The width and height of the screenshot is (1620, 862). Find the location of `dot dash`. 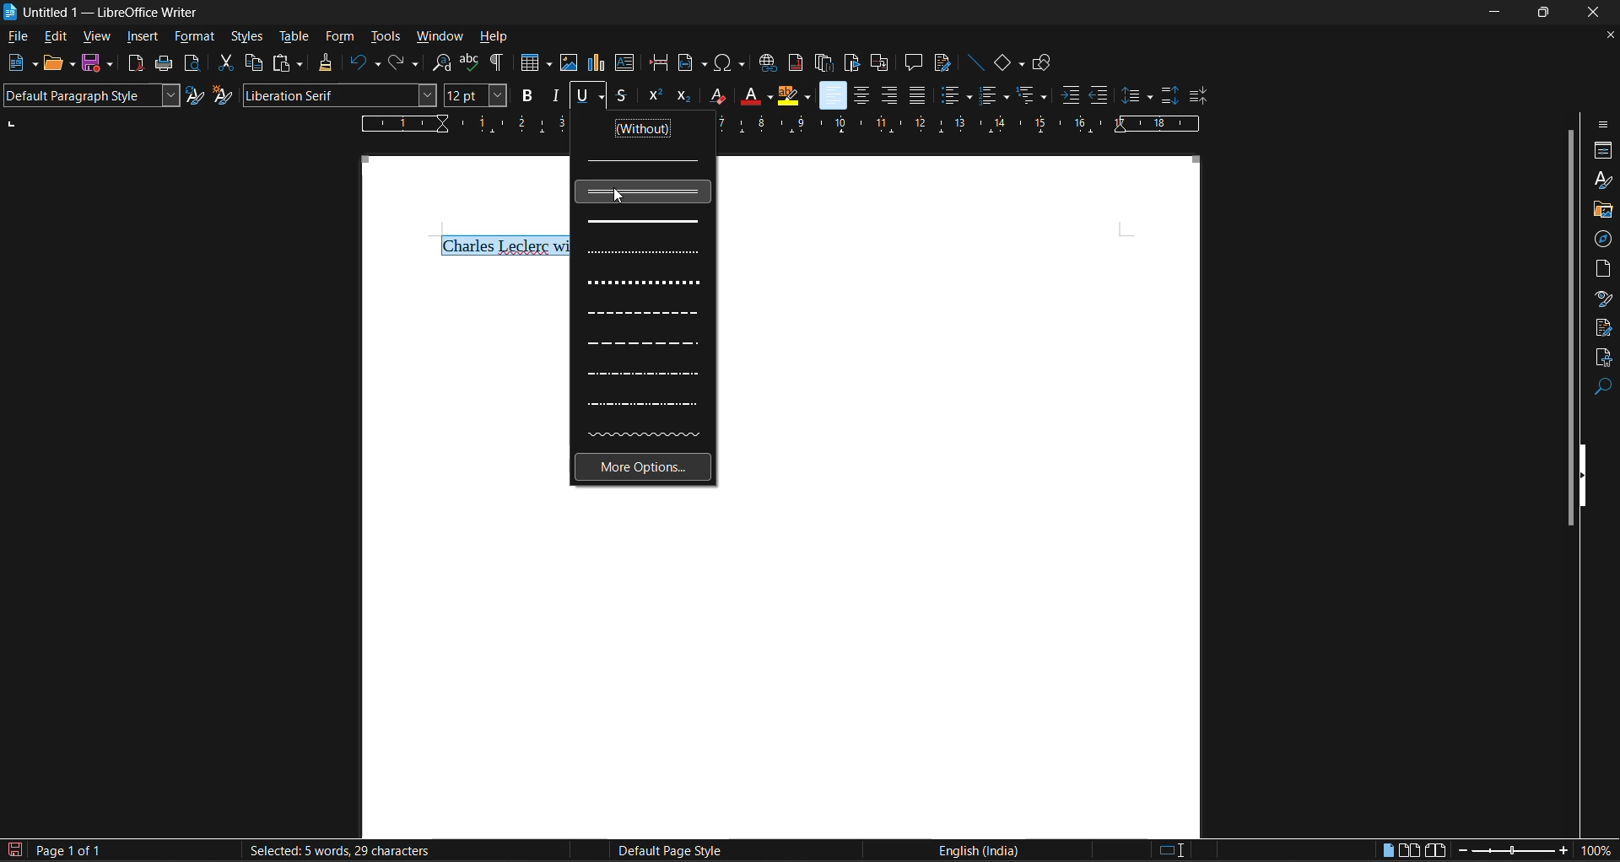

dot dash is located at coordinates (641, 374).